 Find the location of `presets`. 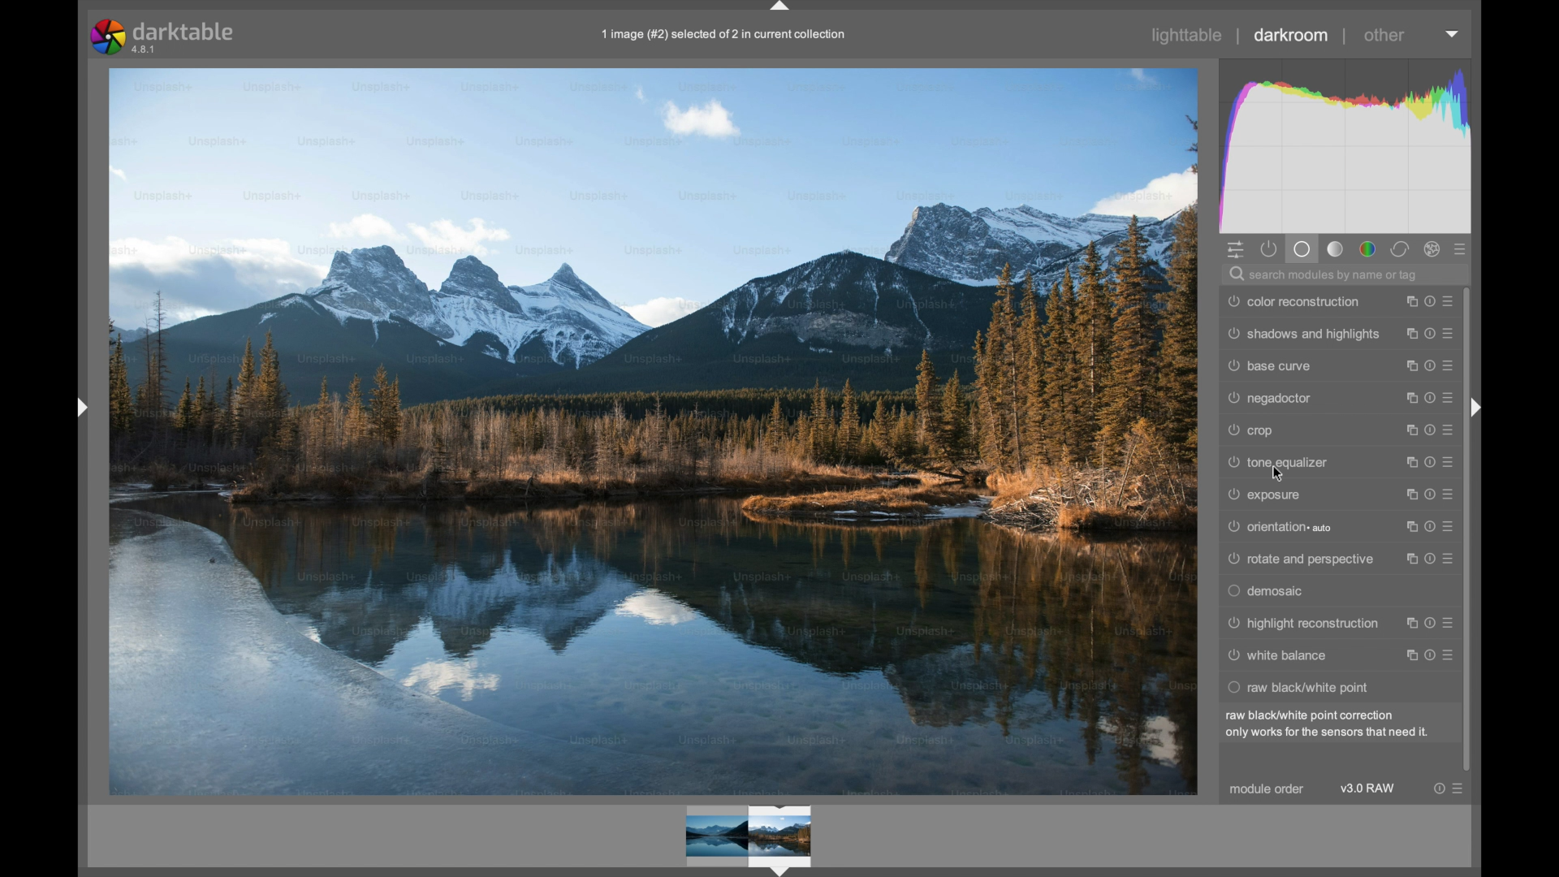

presets is located at coordinates (1453, 334).